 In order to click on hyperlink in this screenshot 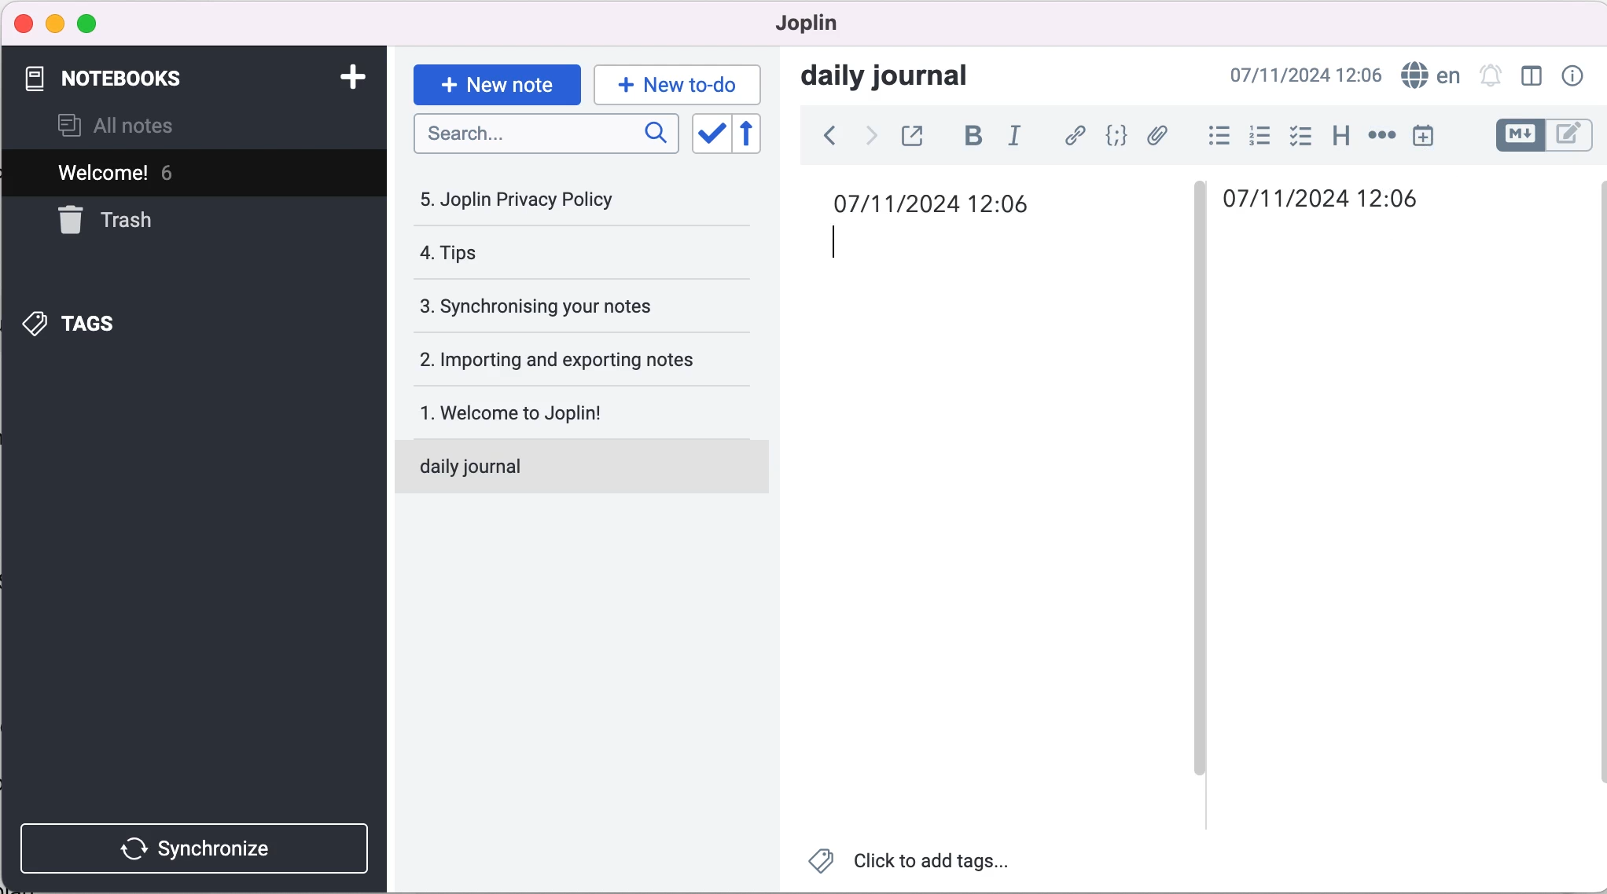, I will do `click(1071, 135)`.